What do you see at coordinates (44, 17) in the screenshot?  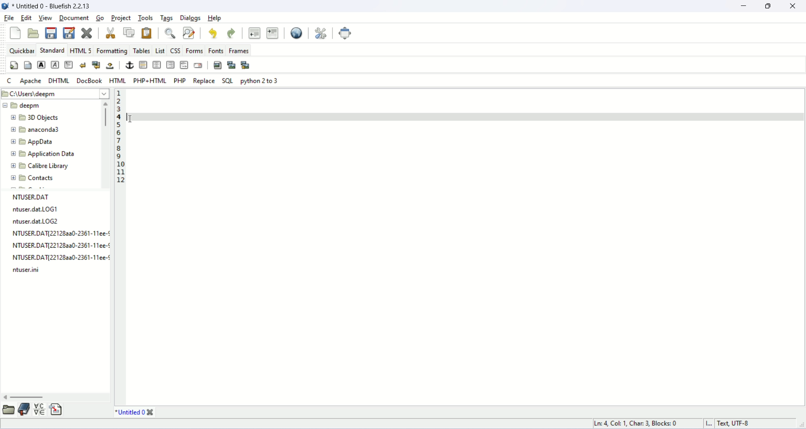 I see `view` at bounding box center [44, 17].